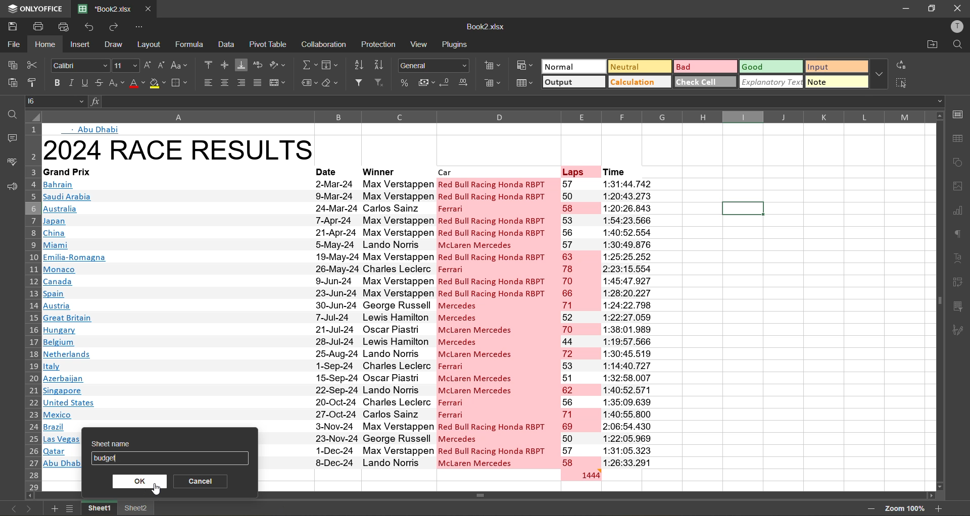 The image size is (970, 516). I want to click on home, so click(44, 44).